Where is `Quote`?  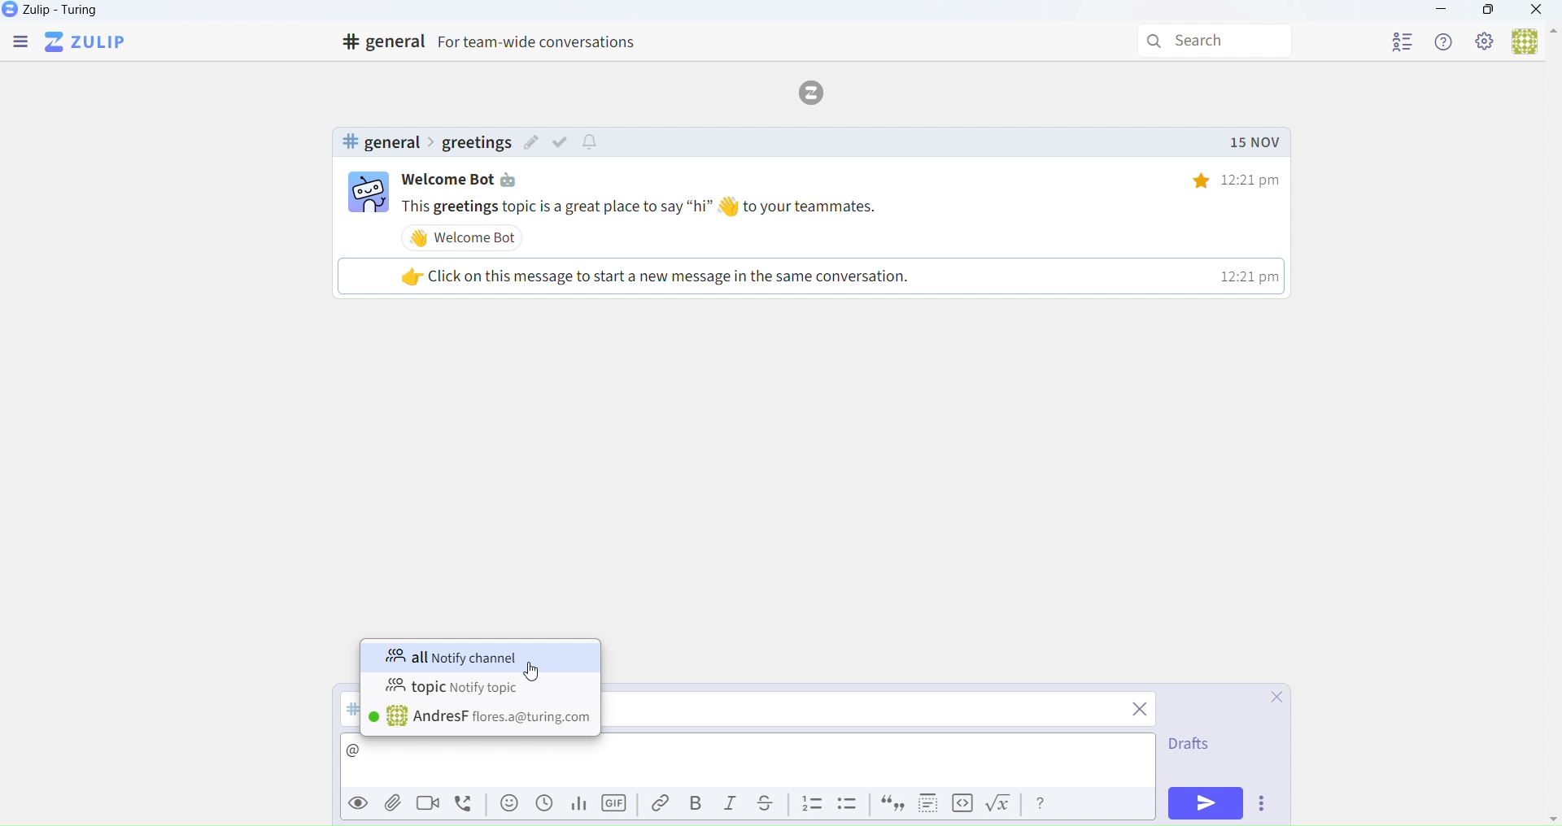 Quote is located at coordinates (890, 806).